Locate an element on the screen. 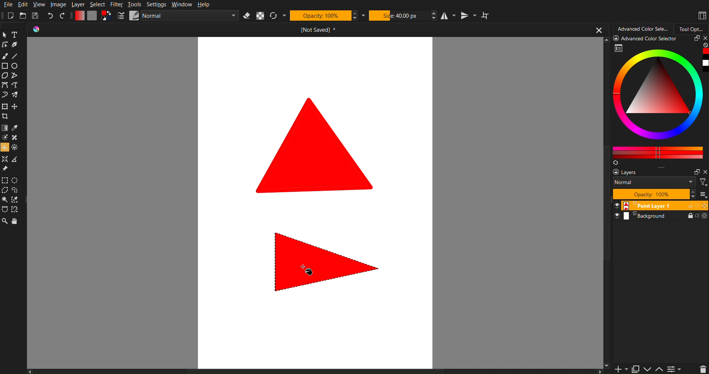 Image resolution: width=709 pixels, height=374 pixels. Save is located at coordinates (36, 15).